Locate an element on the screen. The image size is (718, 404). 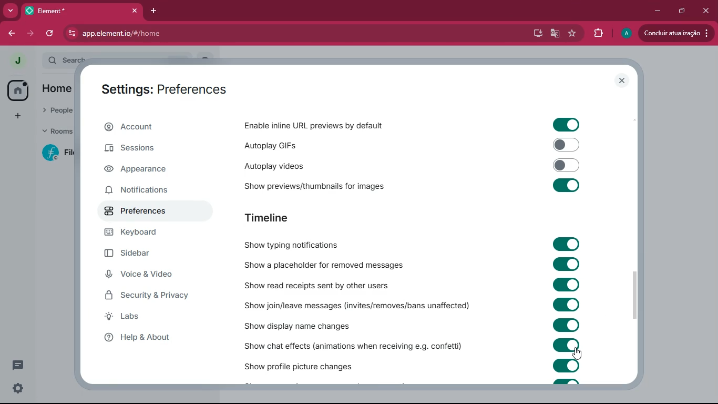
toggle on/off is located at coordinates (567, 264).